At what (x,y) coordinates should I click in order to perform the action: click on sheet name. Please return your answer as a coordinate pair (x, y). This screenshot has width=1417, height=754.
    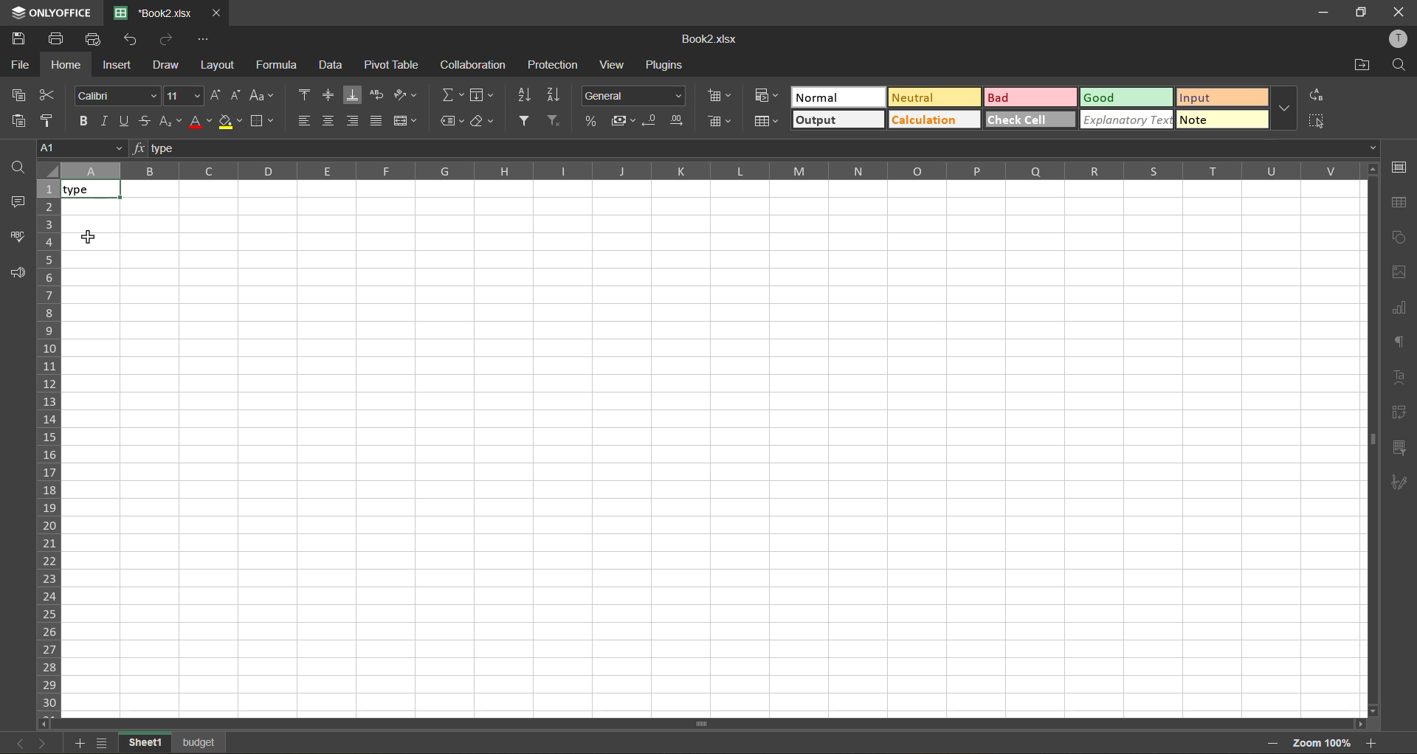
    Looking at the image, I should click on (201, 741).